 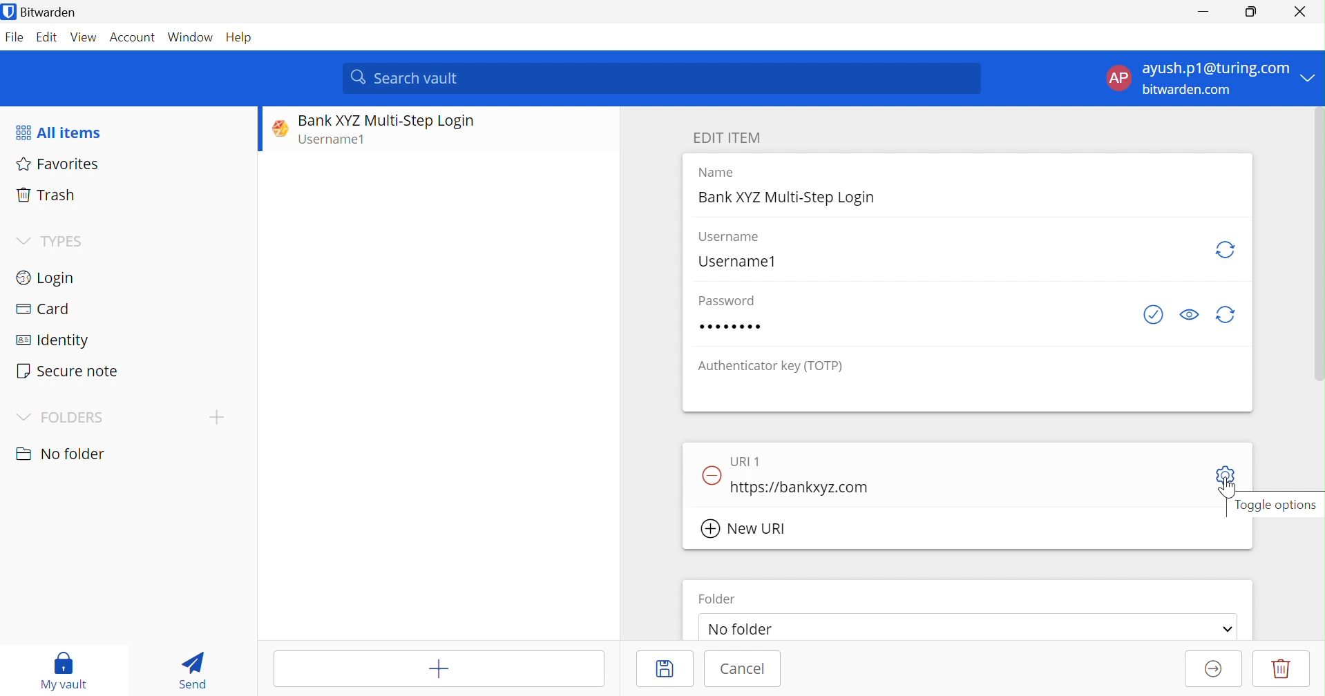 What do you see at coordinates (1216, 70) in the screenshot?
I see `ayush.p1@turing.com` at bounding box center [1216, 70].